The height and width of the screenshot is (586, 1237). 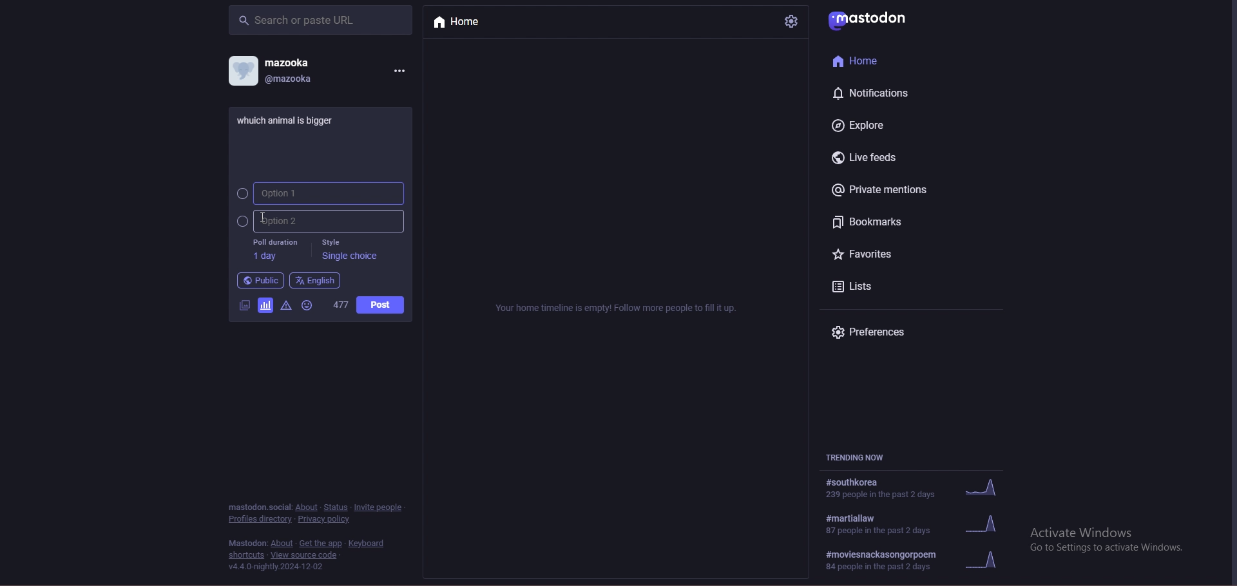 What do you see at coordinates (242, 70) in the screenshot?
I see `profile` at bounding box center [242, 70].